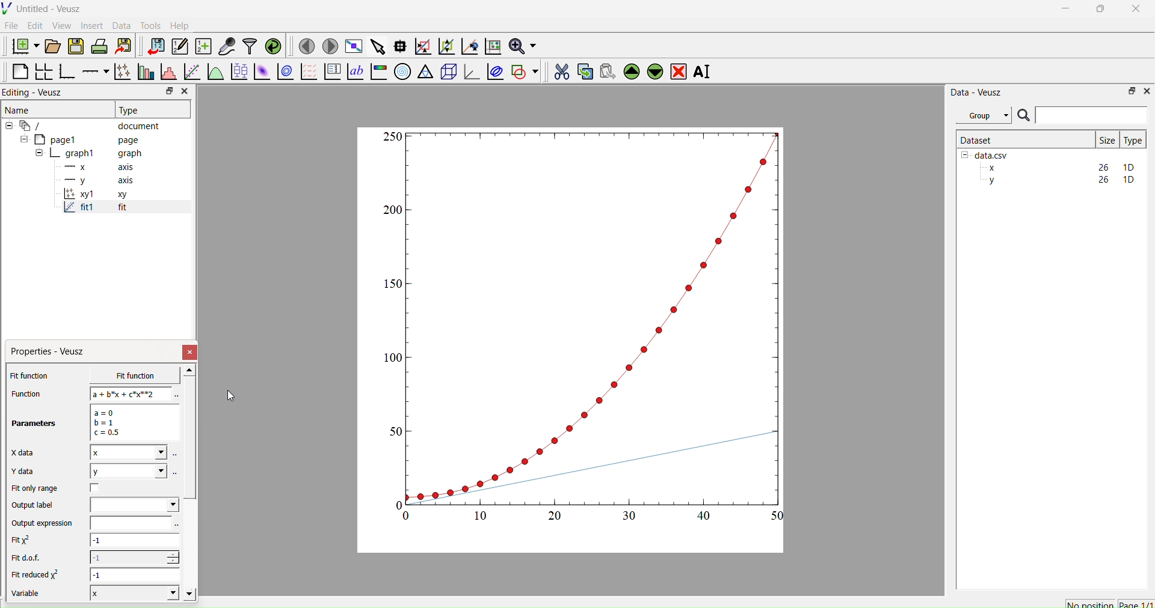 The image size is (1155, 608). I want to click on x, so click(126, 375).